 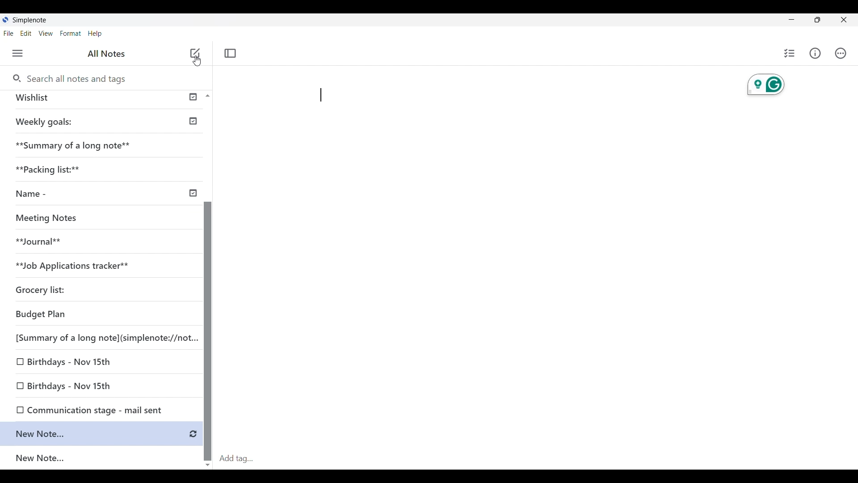 What do you see at coordinates (47, 120) in the screenshot?
I see `Weekly goals:` at bounding box center [47, 120].